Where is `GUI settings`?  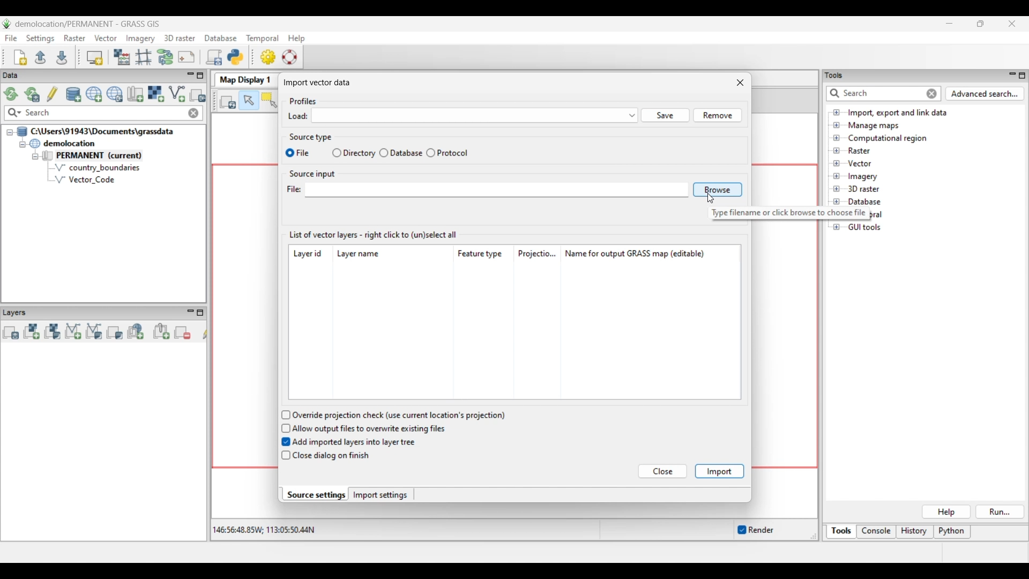 GUI settings is located at coordinates (267, 57).